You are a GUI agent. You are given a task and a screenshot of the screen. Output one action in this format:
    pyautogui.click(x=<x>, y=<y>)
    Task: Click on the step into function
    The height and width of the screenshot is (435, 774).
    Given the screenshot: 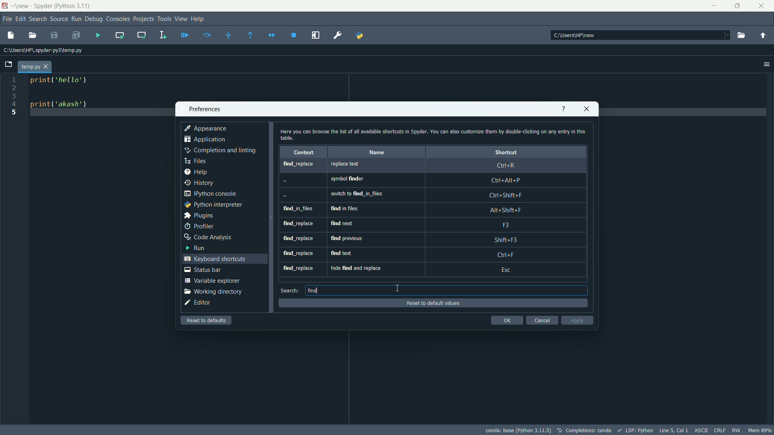 What is the action you would take?
    pyautogui.click(x=229, y=34)
    